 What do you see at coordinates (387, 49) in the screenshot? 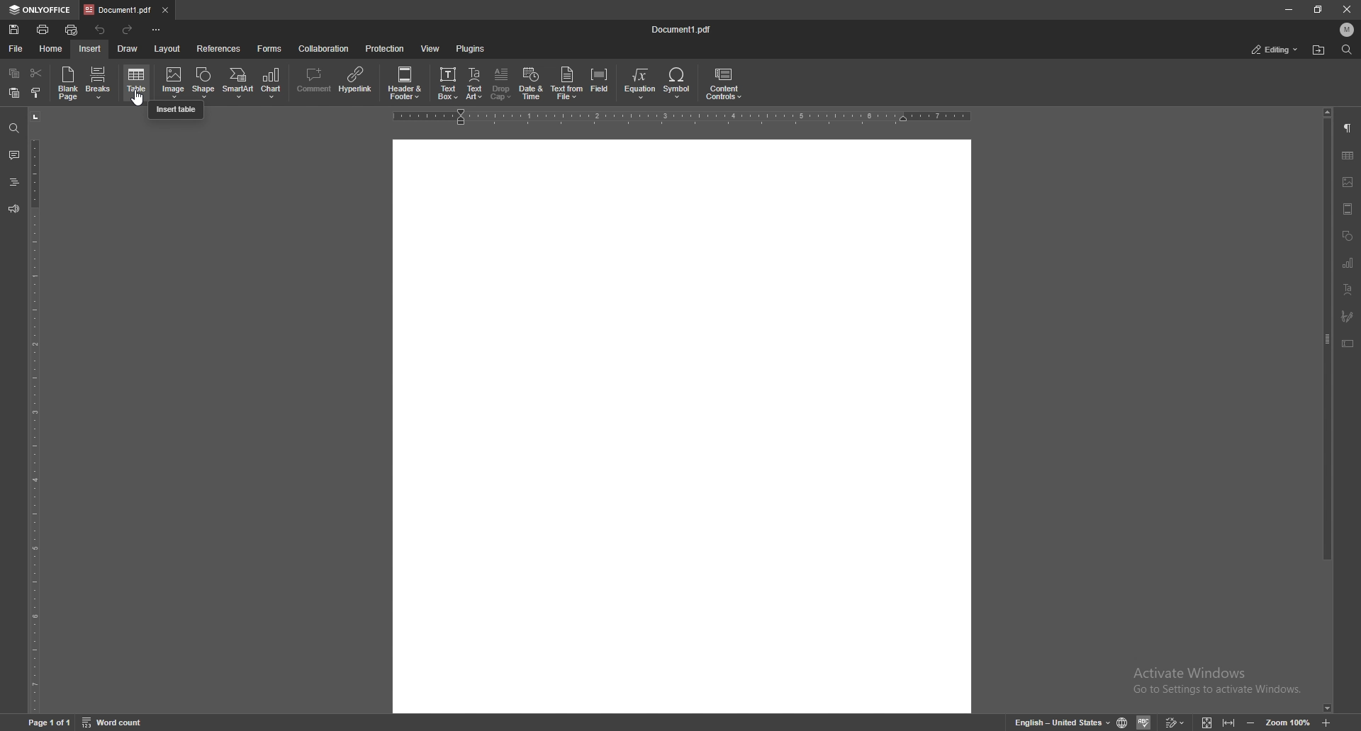
I see `protection` at bounding box center [387, 49].